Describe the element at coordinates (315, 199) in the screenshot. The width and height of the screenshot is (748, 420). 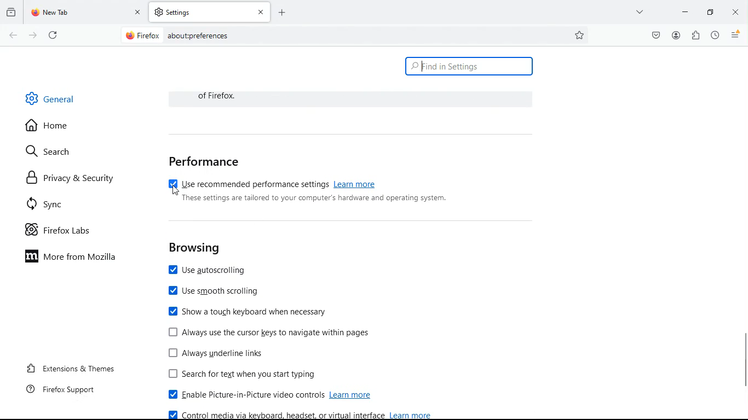
I see `These settings are tailored to your computer's hardware and operating system.` at that location.